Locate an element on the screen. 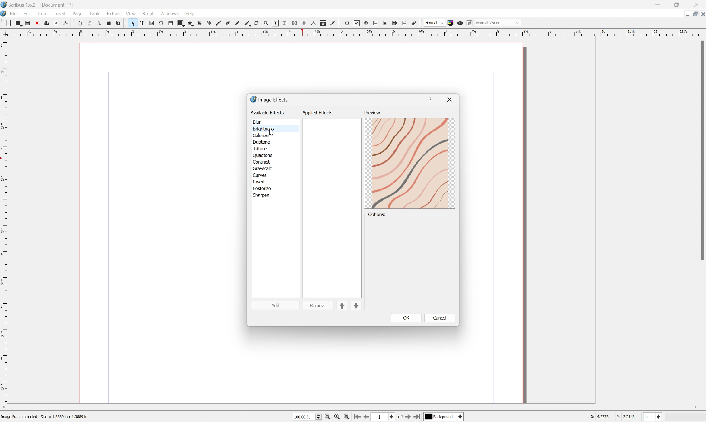 Image resolution: width=706 pixels, height=422 pixels. Copy is located at coordinates (109, 23).